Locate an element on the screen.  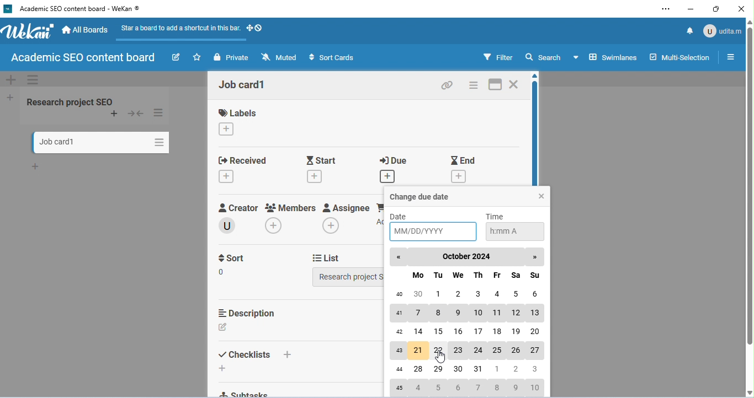
add card to top of list is located at coordinates (116, 114).